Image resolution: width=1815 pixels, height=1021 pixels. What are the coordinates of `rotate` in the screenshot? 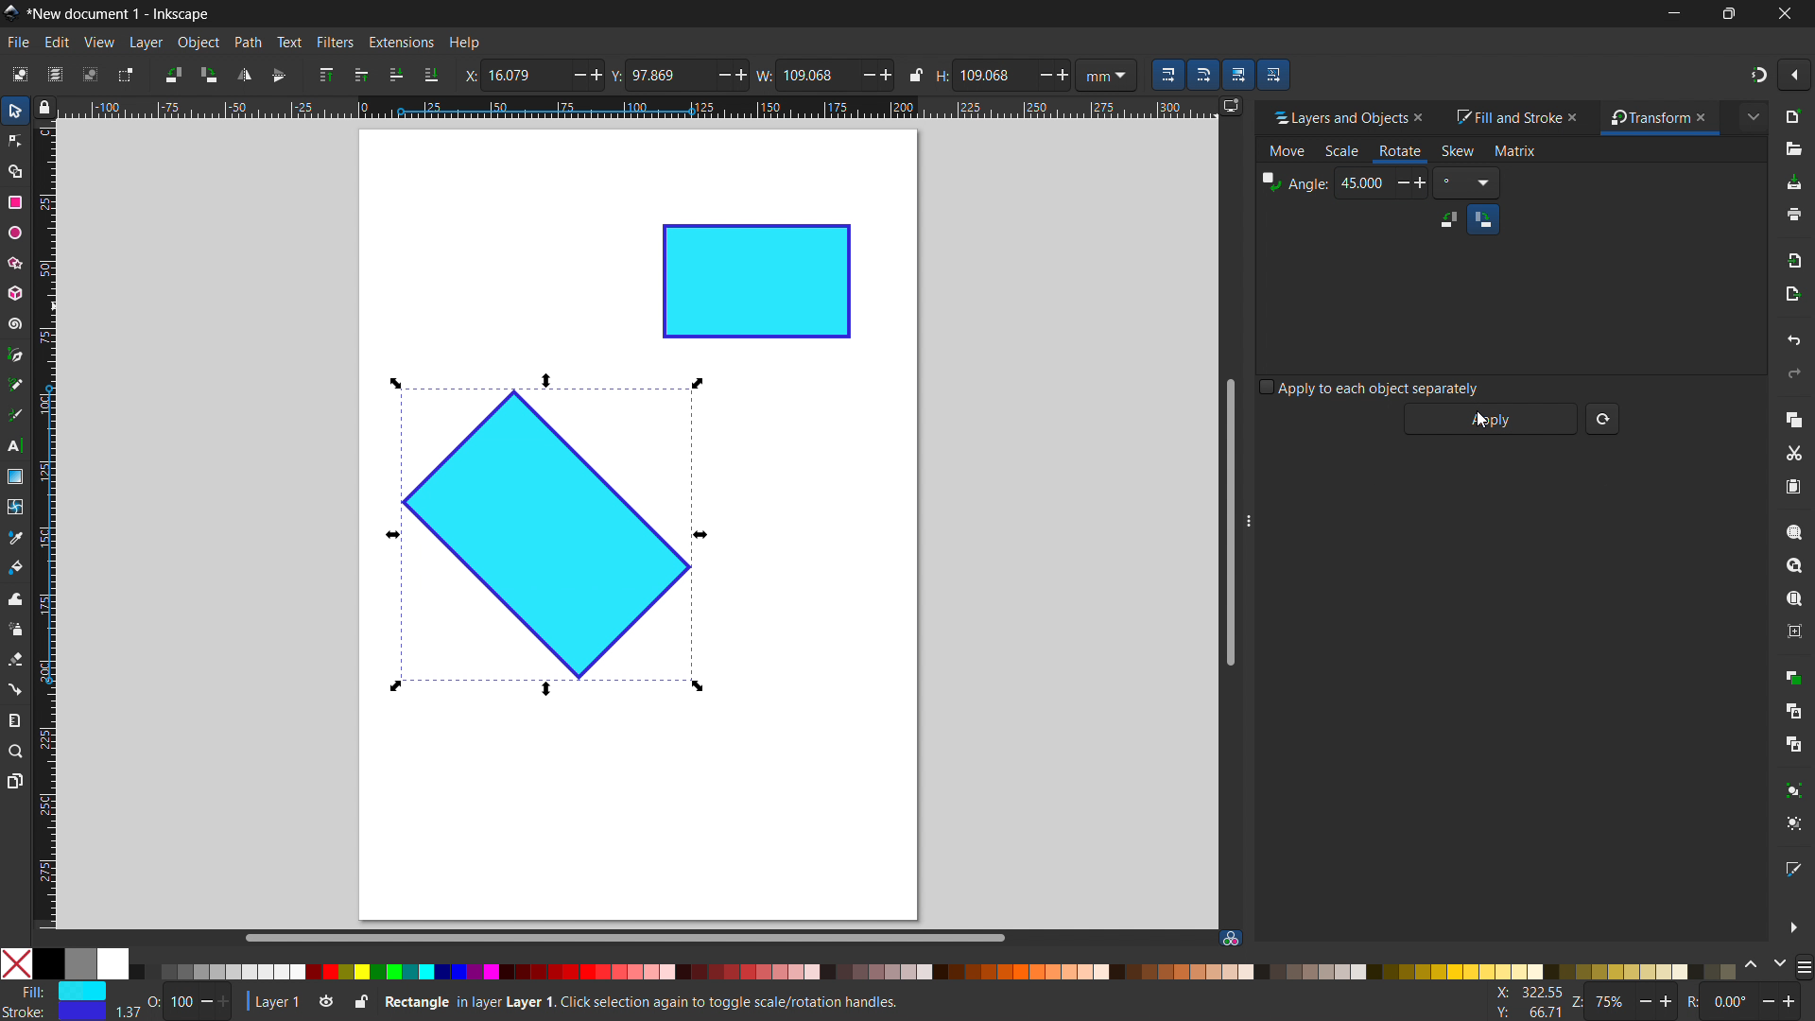 It's located at (1399, 150).